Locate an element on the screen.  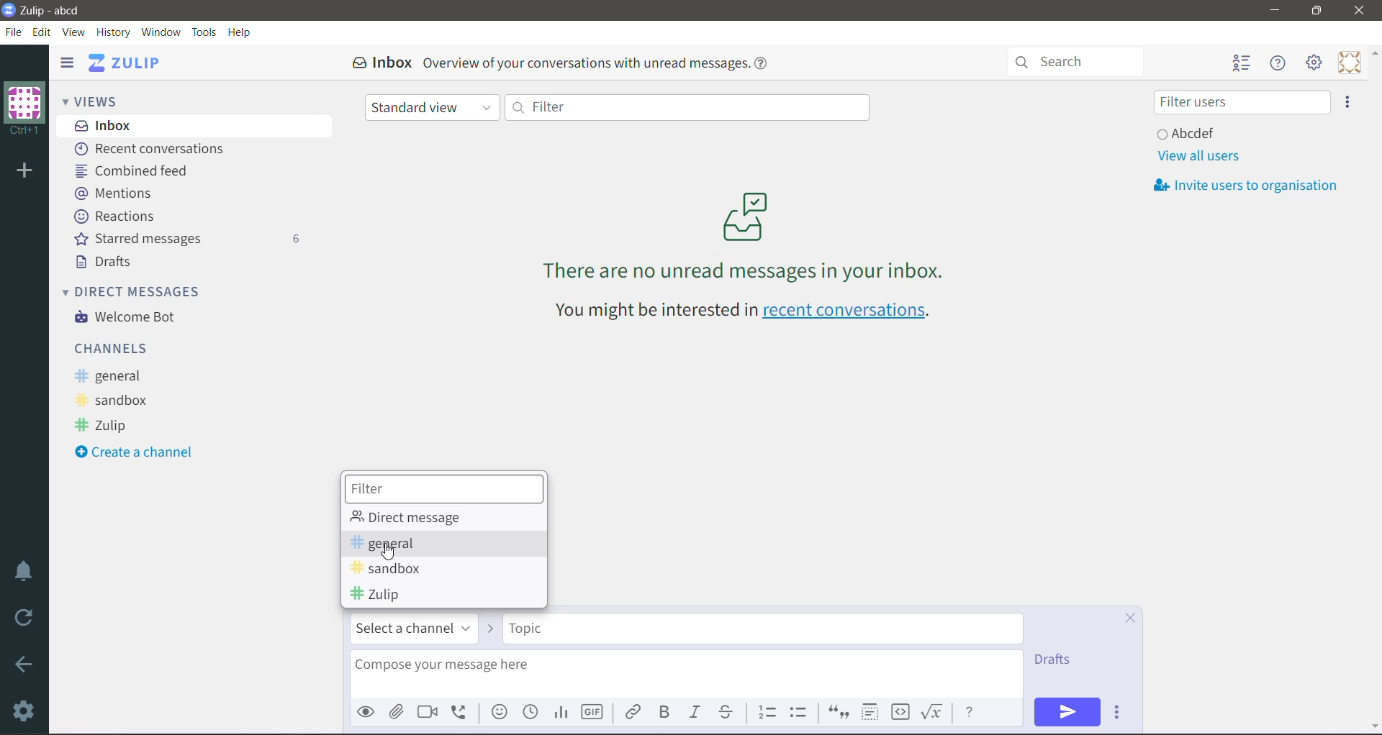
Reactions is located at coordinates (117, 216).